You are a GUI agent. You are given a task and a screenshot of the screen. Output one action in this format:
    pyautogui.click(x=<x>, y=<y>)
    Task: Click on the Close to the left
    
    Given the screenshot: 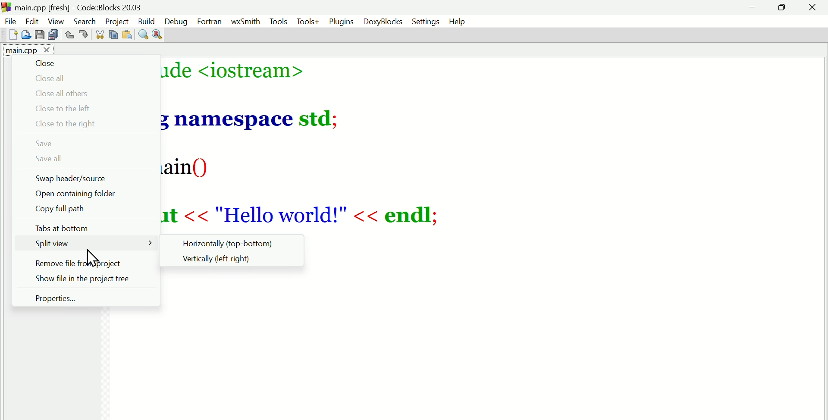 What is the action you would take?
    pyautogui.click(x=66, y=108)
    